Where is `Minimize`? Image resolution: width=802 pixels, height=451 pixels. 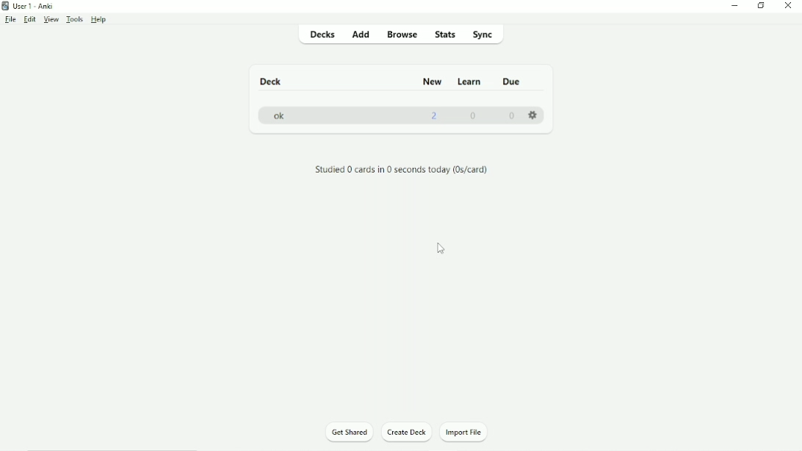
Minimize is located at coordinates (735, 6).